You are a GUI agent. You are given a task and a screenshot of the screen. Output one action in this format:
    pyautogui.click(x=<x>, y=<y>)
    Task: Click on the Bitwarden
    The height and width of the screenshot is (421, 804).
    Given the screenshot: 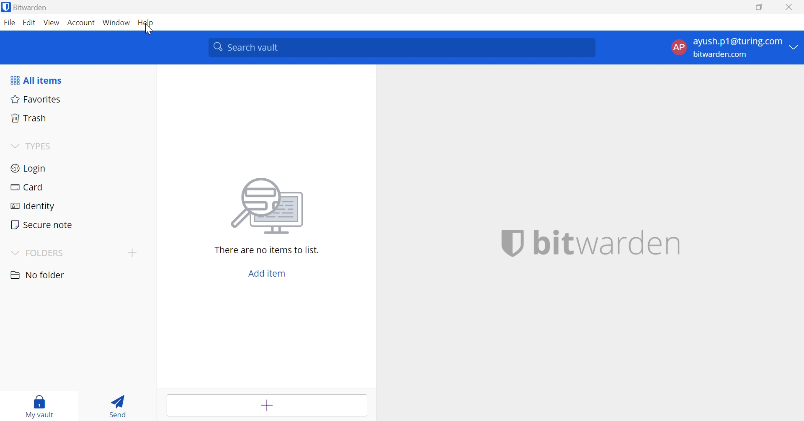 What is the action you would take?
    pyautogui.click(x=26, y=7)
    